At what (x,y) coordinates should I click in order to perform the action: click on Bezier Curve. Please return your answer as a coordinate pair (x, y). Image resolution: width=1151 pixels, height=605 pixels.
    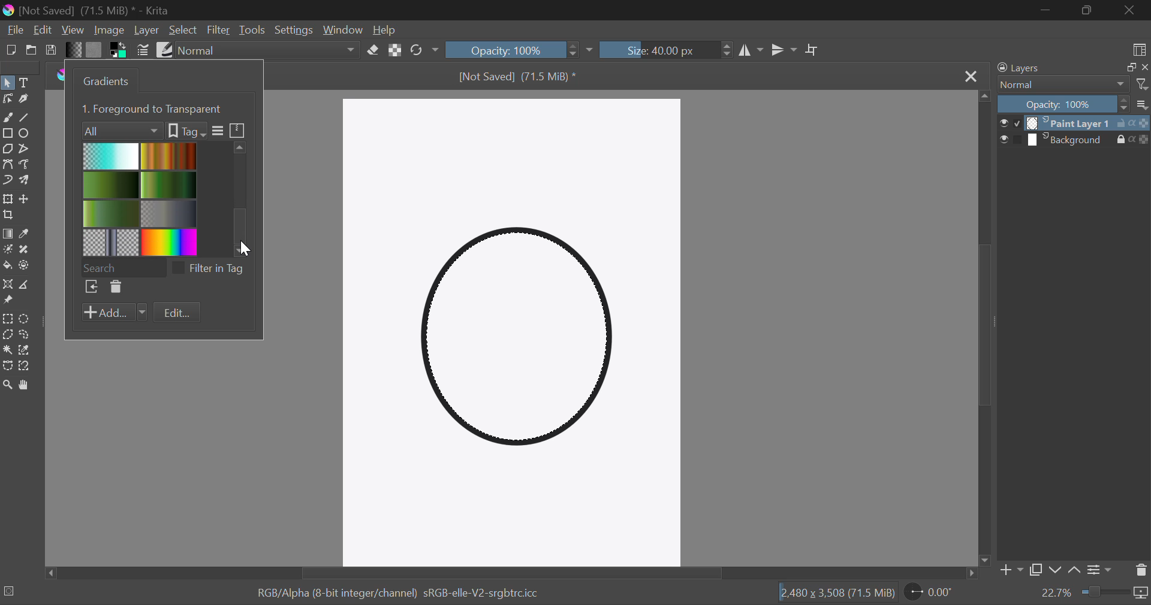
    Looking at the image, I should click on (8, 165).